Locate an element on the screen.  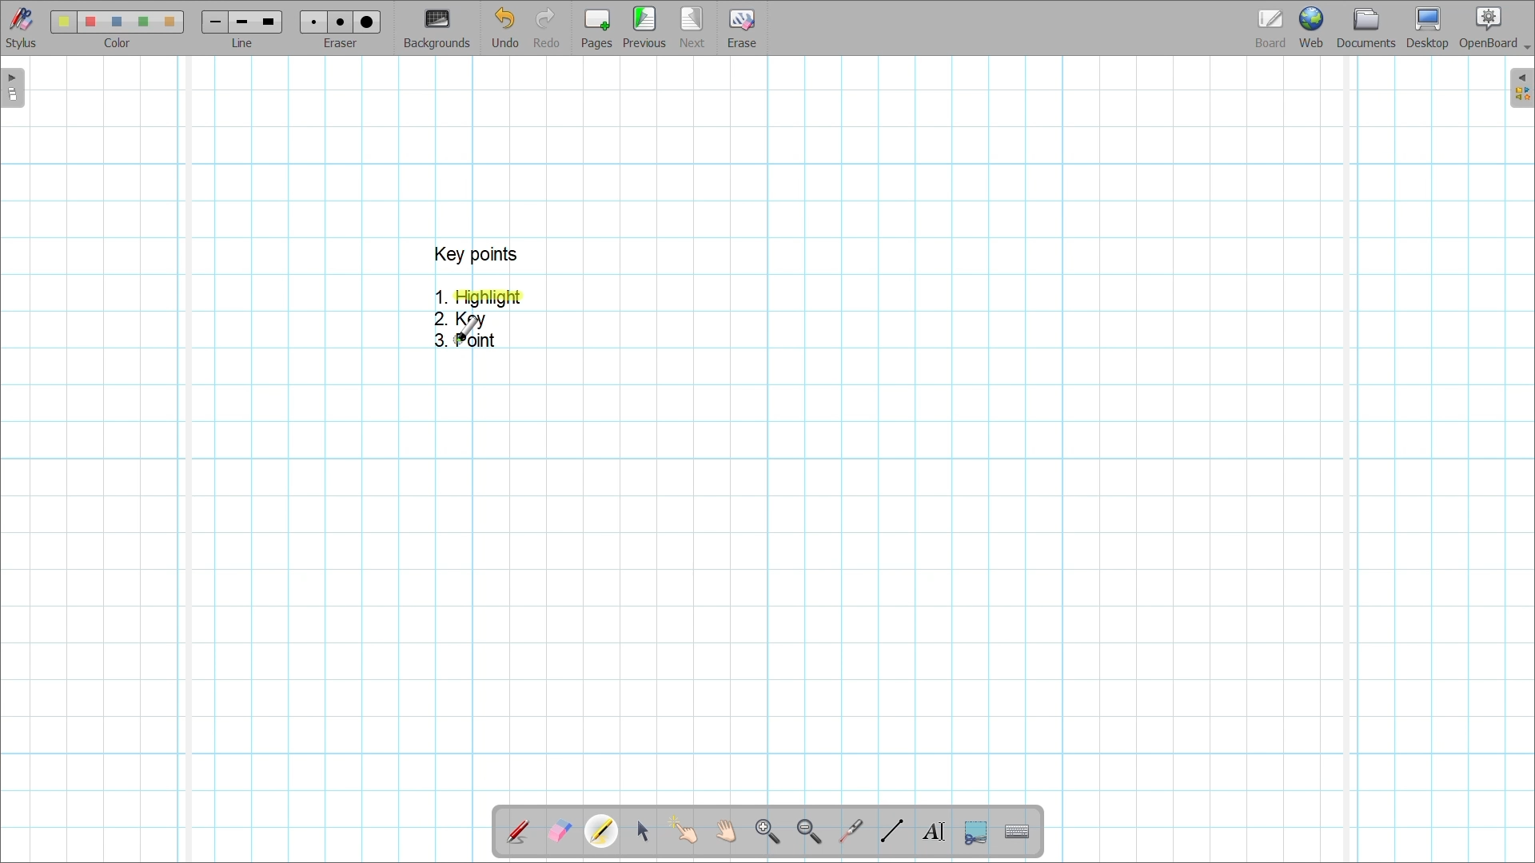
Erase entire page is located at coordinates (741, 29).